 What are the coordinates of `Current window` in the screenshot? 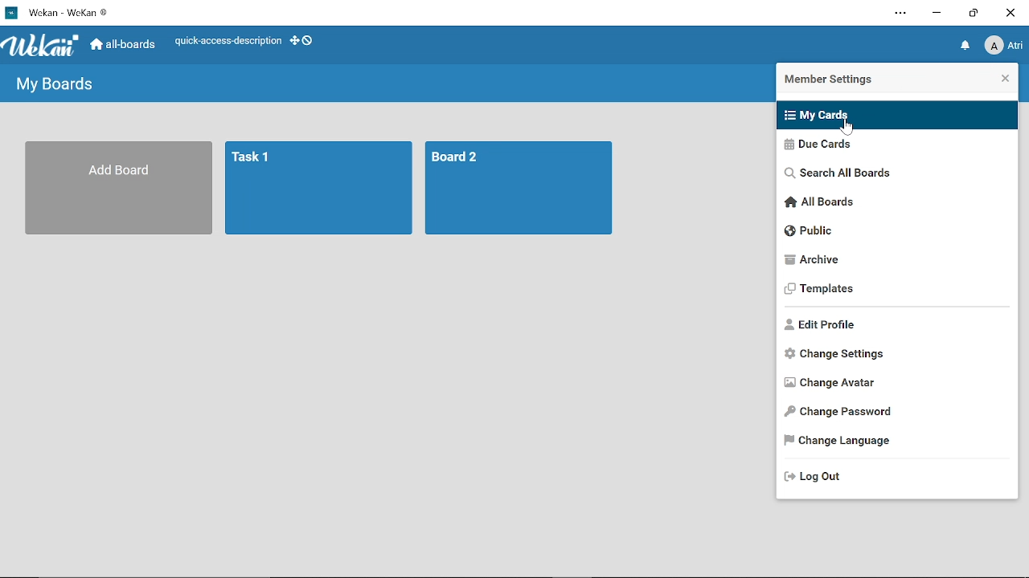 It's located at (63, 12).